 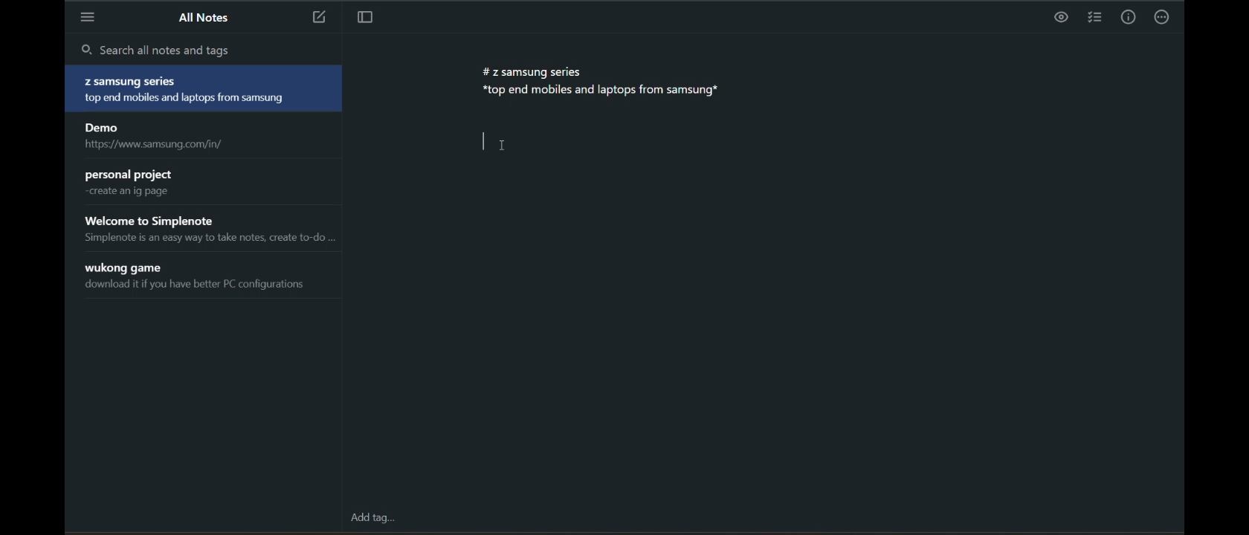 I want to click on #z samsung series *top end mobiles and laptops from samsung*, so click(x=604, y=85).